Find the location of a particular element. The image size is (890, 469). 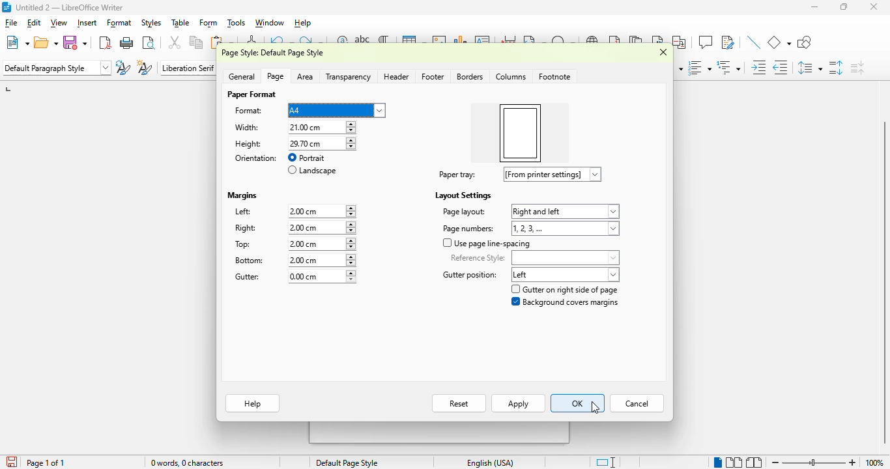

orientation is located at coordinates (256, 158).